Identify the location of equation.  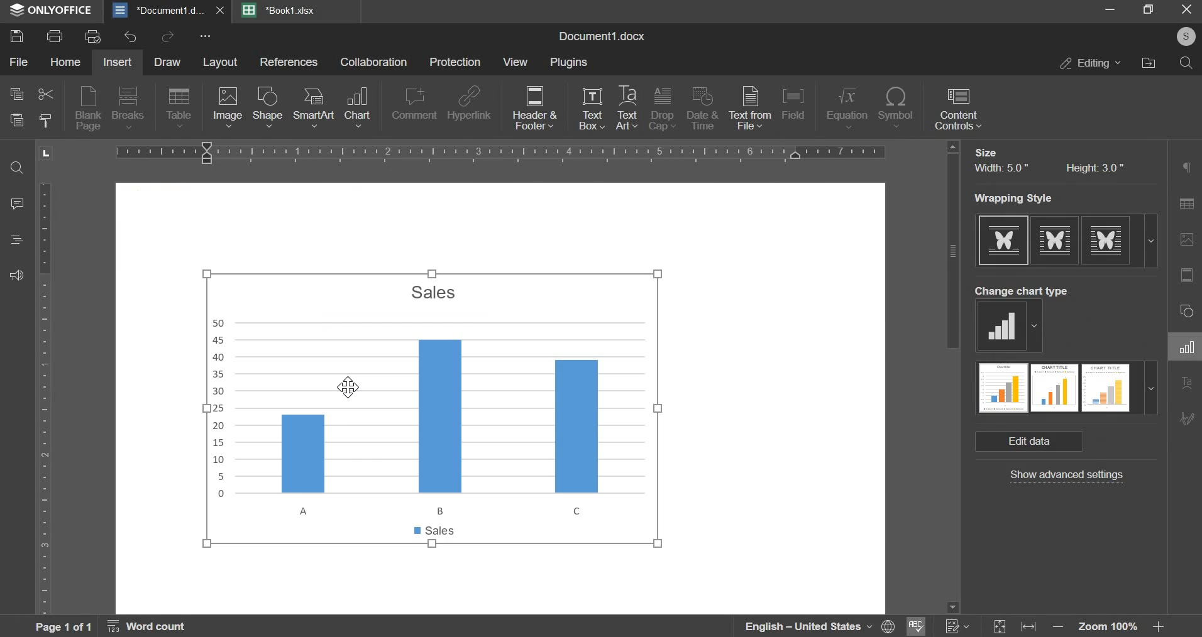
(846, 109).